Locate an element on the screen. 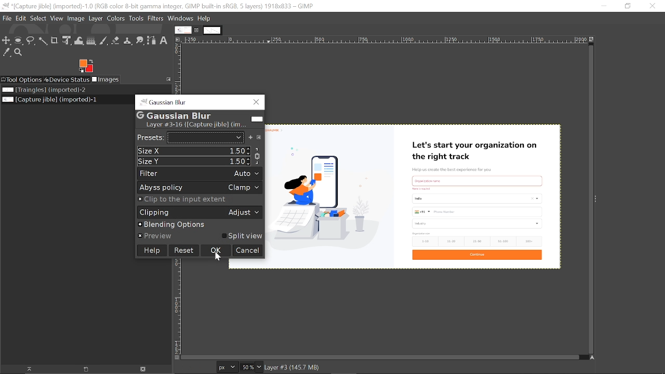  Help is located at coordinates (151, 251).